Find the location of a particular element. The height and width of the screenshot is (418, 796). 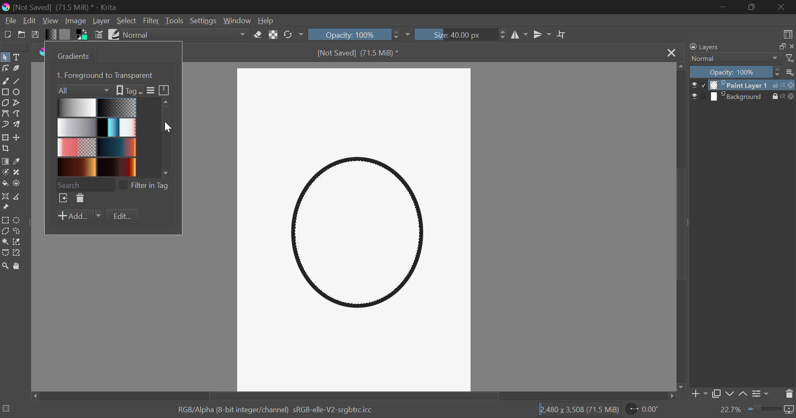

copy is located at coordinates (782, 46).